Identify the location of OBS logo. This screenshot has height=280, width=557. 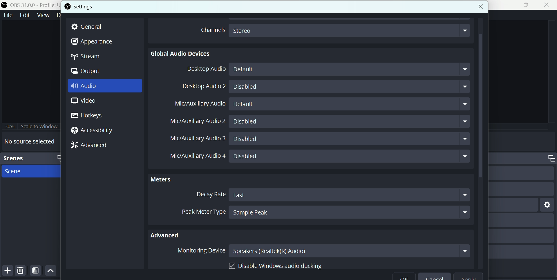
(67, 6).